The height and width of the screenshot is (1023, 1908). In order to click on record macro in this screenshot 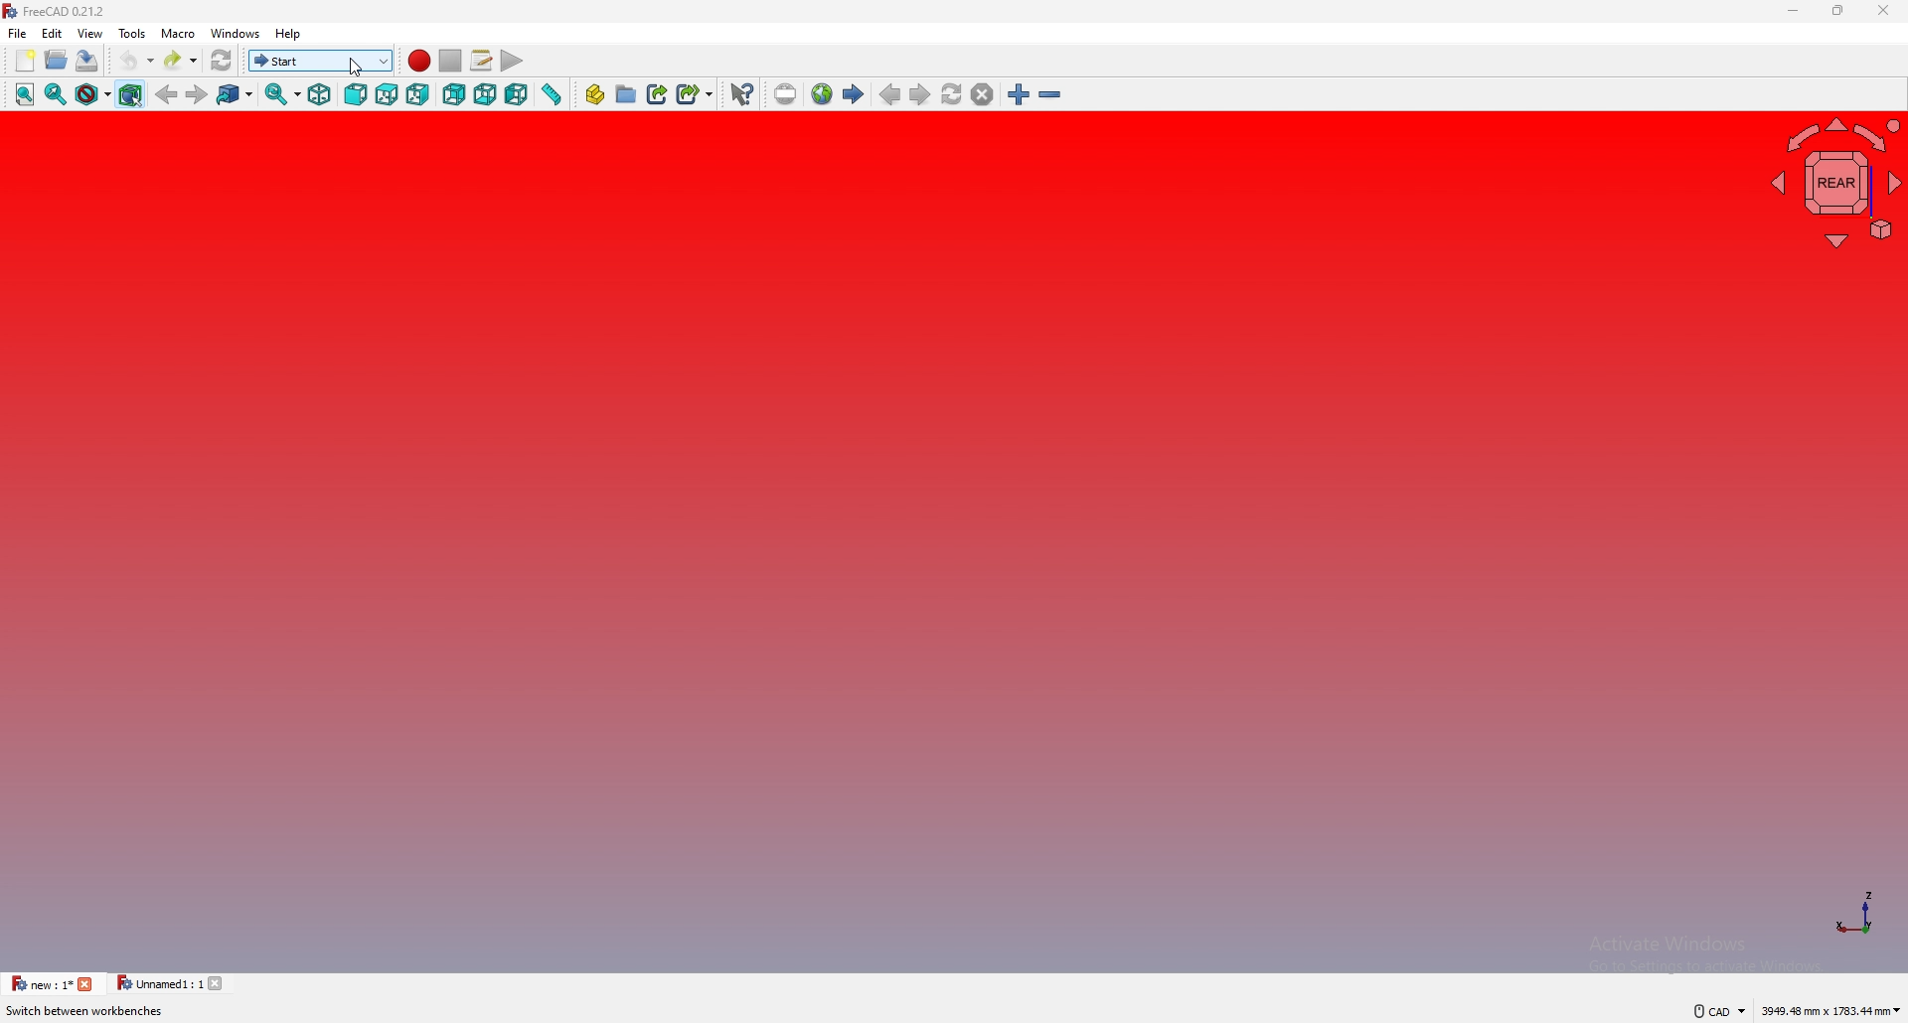, I will do `click(419, 62)`.